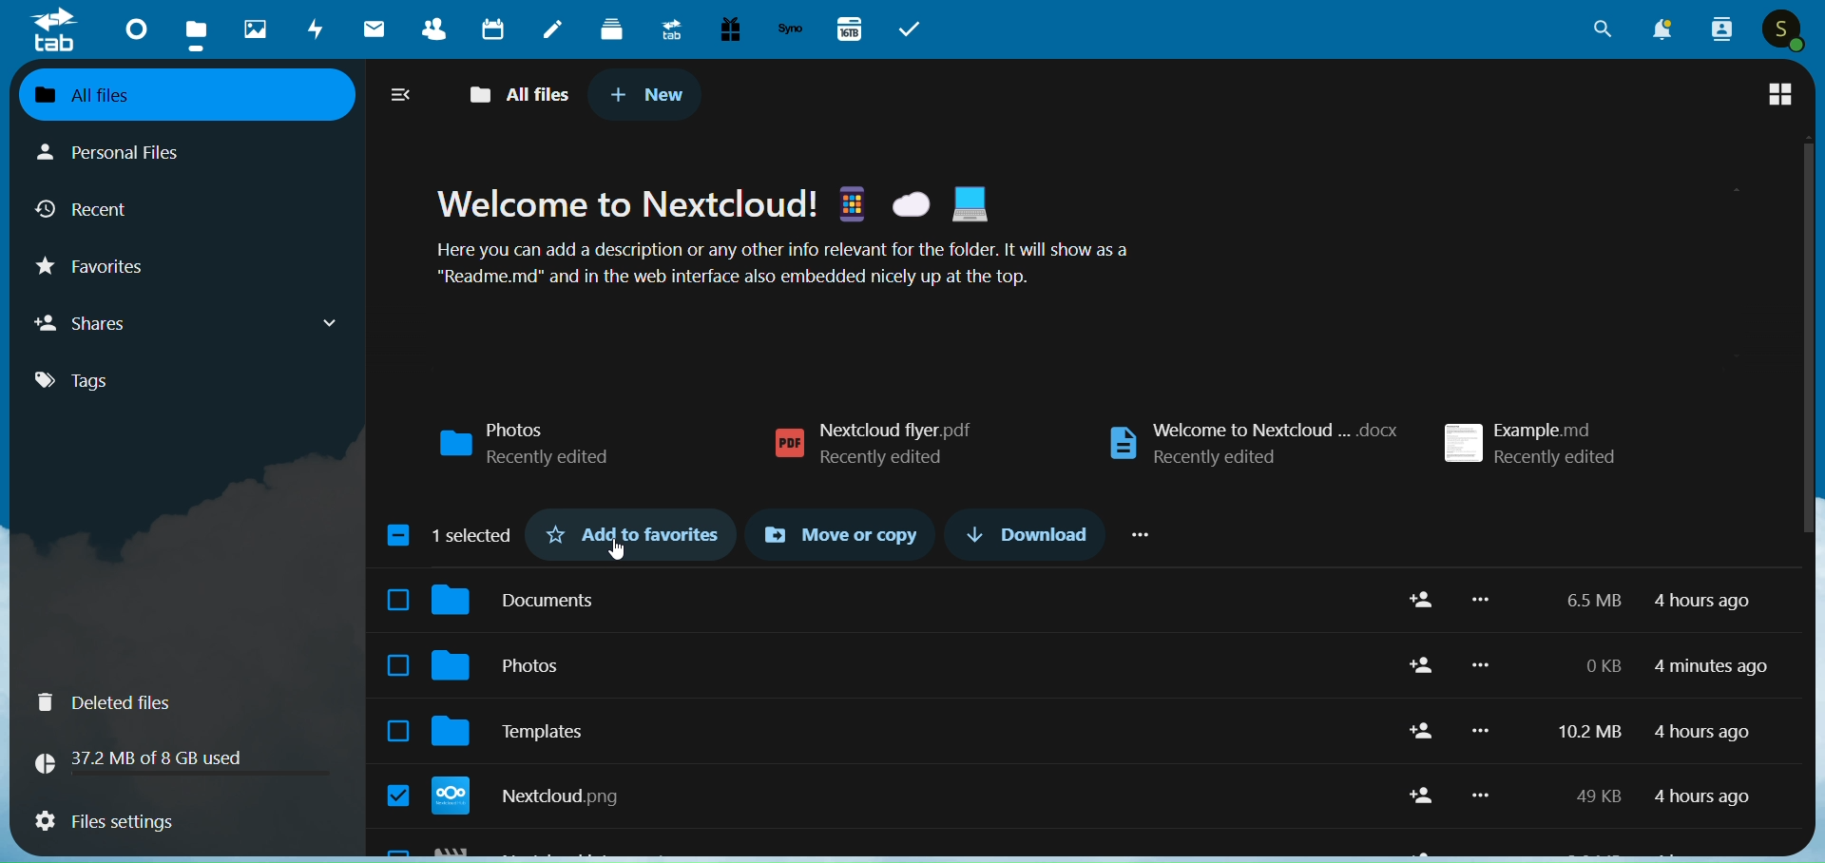 The height and width of the screenshot is (863, 1825). I want to click on Welcome to Nextcloud!, so click(626, 202).